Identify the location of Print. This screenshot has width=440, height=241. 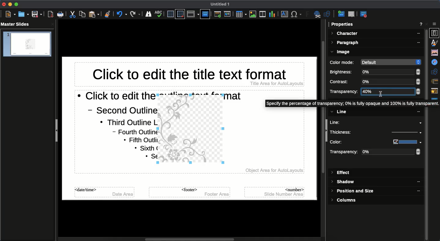
(61, 14).